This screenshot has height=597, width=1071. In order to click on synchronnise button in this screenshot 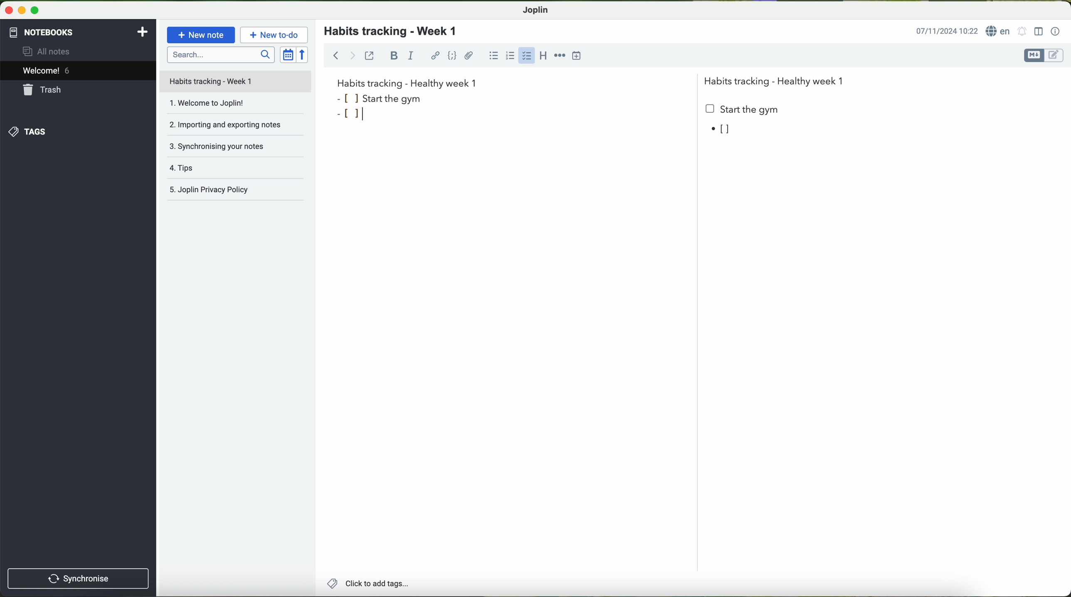, I will do `click(77, 579)`.